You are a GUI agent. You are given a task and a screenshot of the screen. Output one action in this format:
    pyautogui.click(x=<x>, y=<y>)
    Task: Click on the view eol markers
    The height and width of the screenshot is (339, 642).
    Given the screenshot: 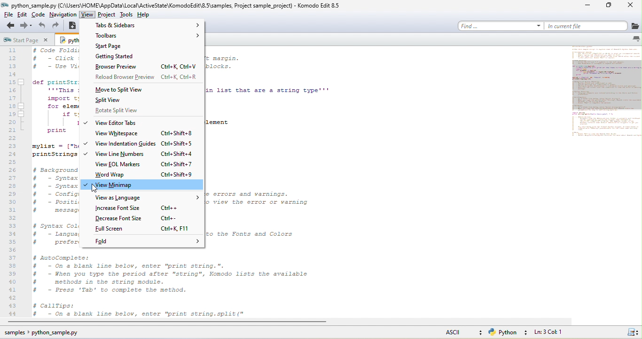 What is the action you would take?
    pyautogui.click(x=145, y=164)
    